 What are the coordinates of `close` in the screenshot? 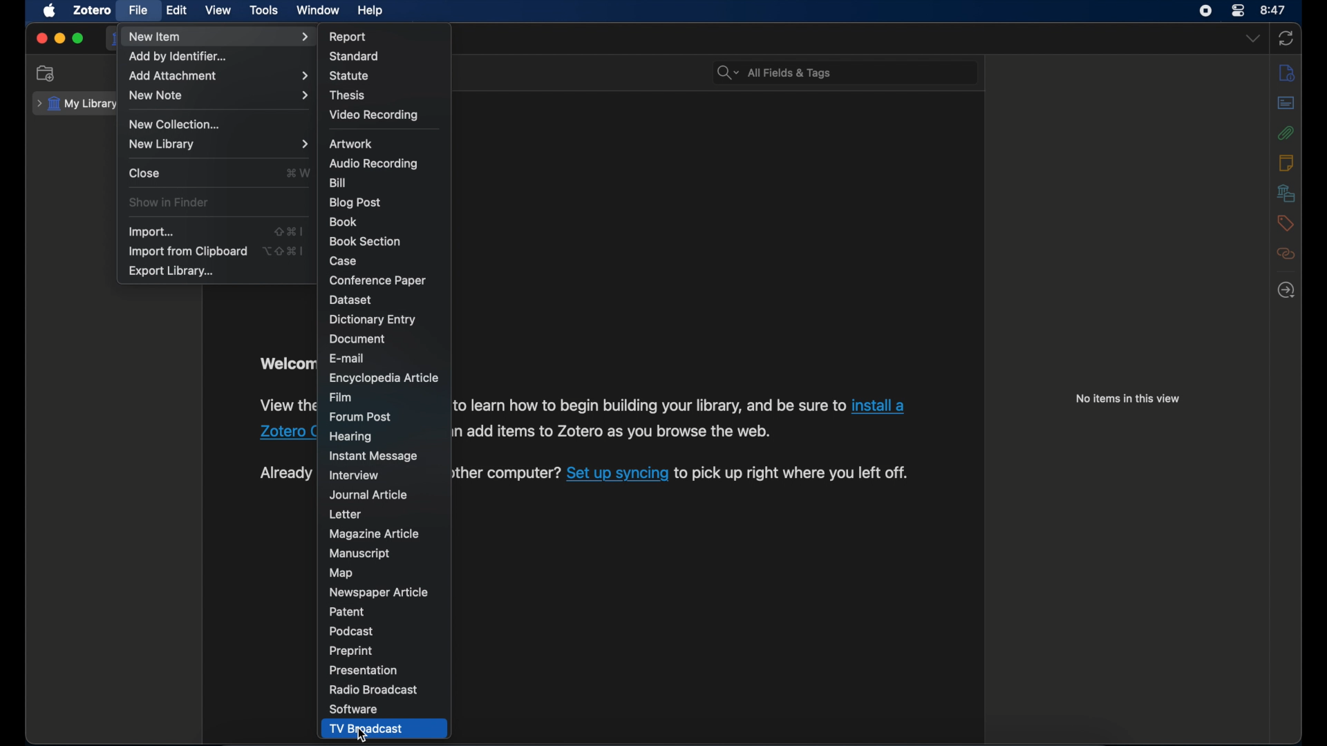 It's located at (144, 173).